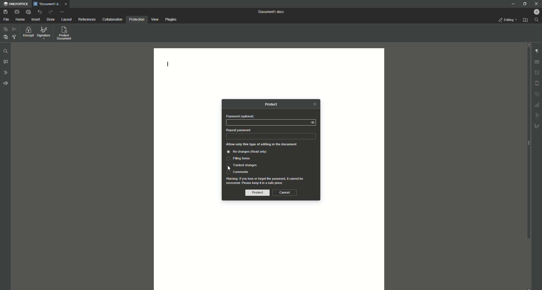 This screenshot has width=542, height=290. Describe the element at coordinates (535, 12) in the screenshot. I see `Profile` at that location.